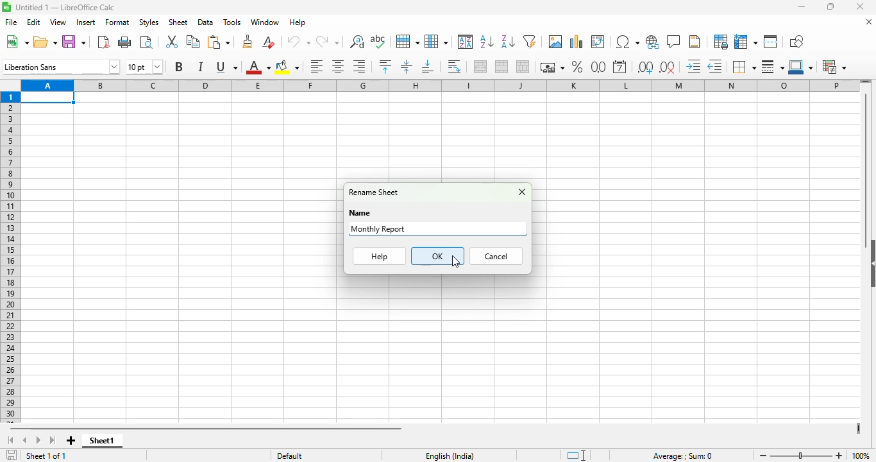  What do you see at coordinates (149, 22) in the screenshot?
I see `styles` at bounding box center [149, 22].